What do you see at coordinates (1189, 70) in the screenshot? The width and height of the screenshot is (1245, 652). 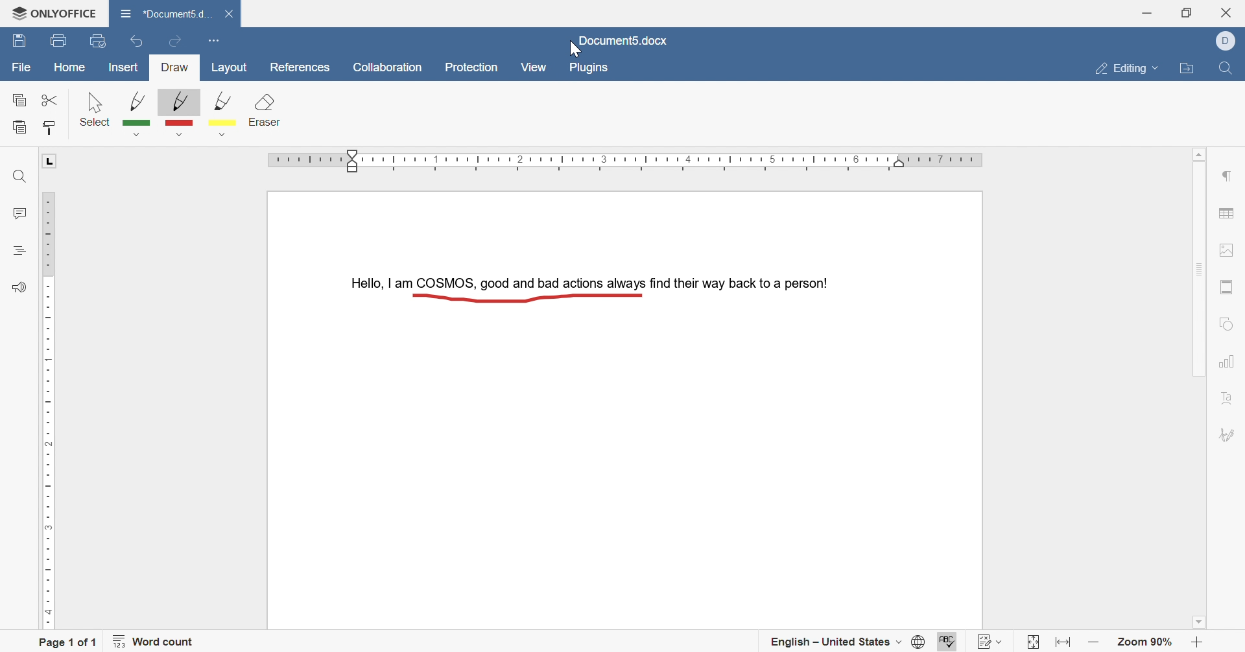 I see `open file location` at bounding box center [1189, 70].